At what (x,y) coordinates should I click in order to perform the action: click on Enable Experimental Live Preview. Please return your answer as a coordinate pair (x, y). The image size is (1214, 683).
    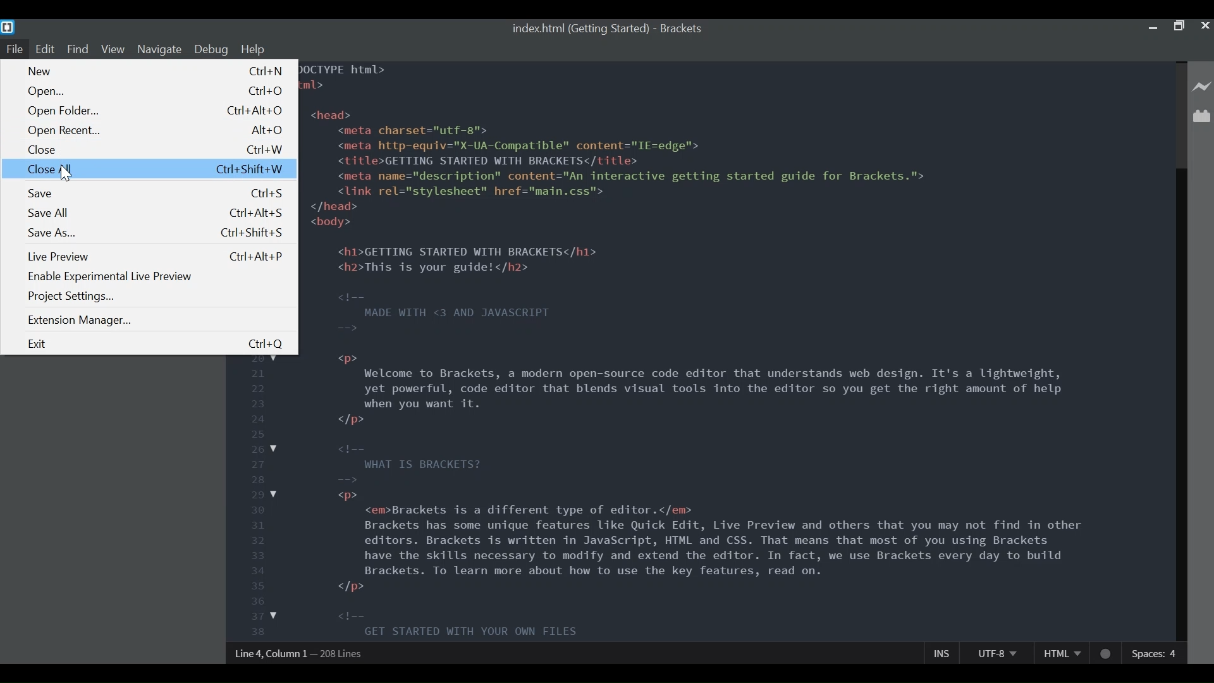
    Looking at the image, I should click on (109, 276).